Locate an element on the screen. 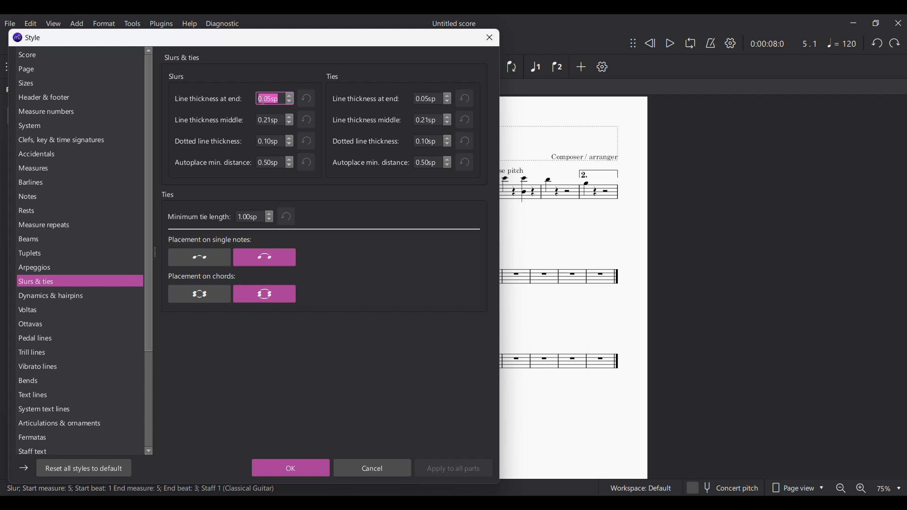  Flip direction is located at coordinates (512, 67).